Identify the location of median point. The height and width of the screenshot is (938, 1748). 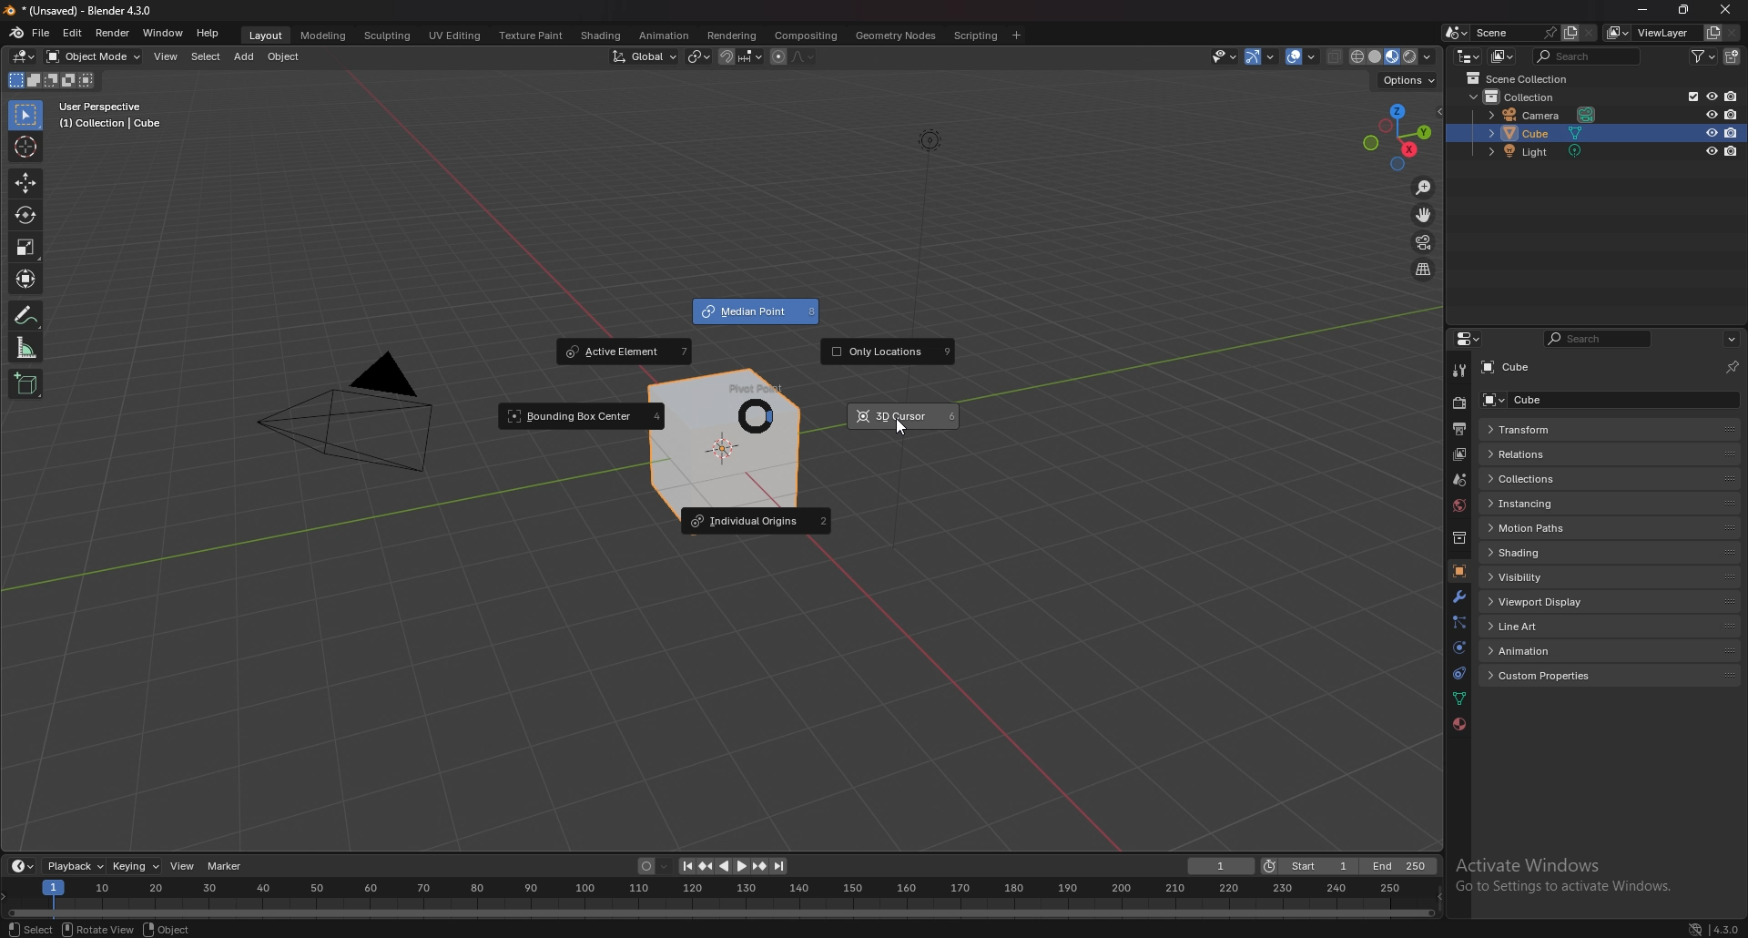
(699, 56).